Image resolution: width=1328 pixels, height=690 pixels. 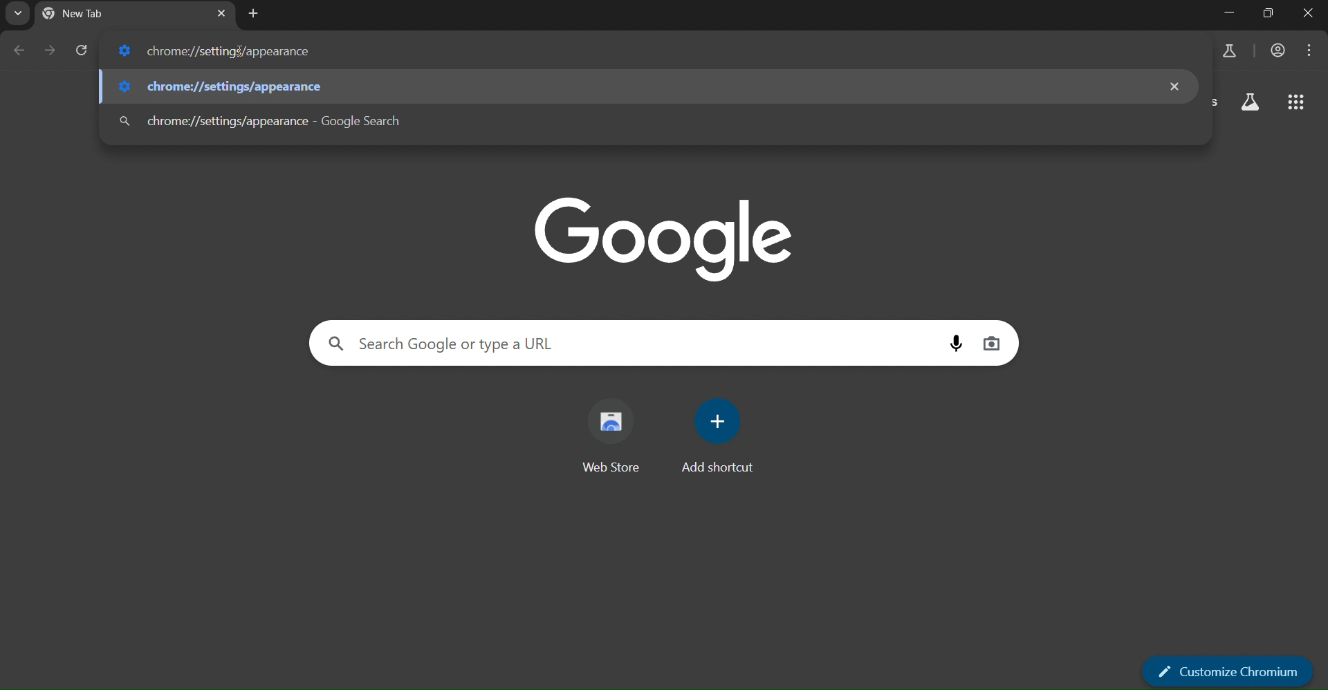 I want to click on voice search, so click(x=952, y=342).